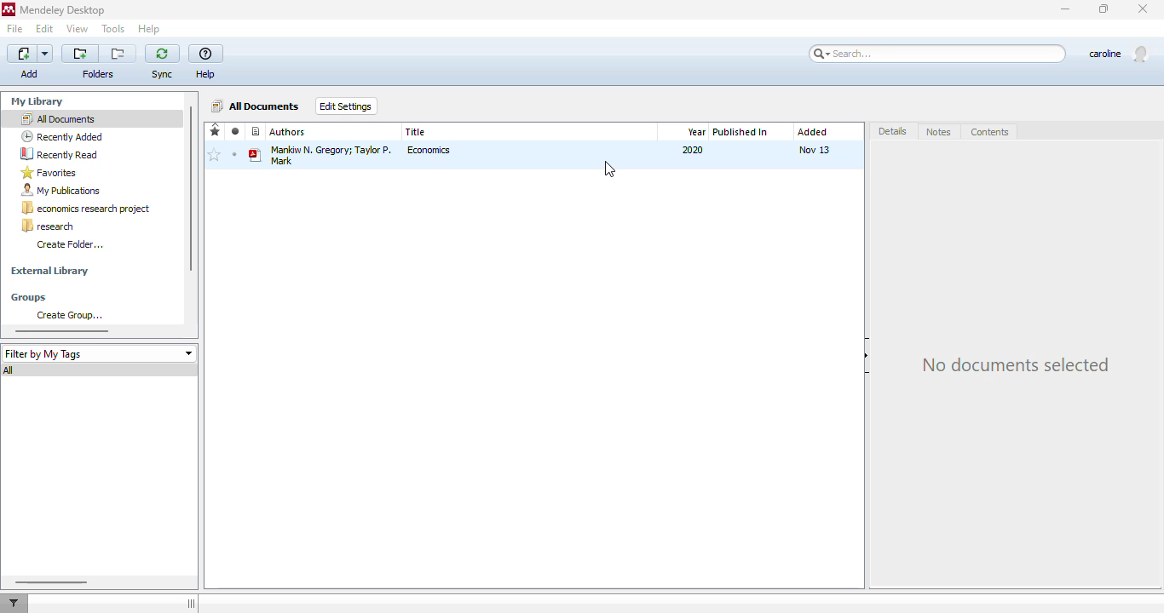  What do you see at coordinates (49, 173) in the screenshot?
I see `favorites` at bounding box center [49, 173].